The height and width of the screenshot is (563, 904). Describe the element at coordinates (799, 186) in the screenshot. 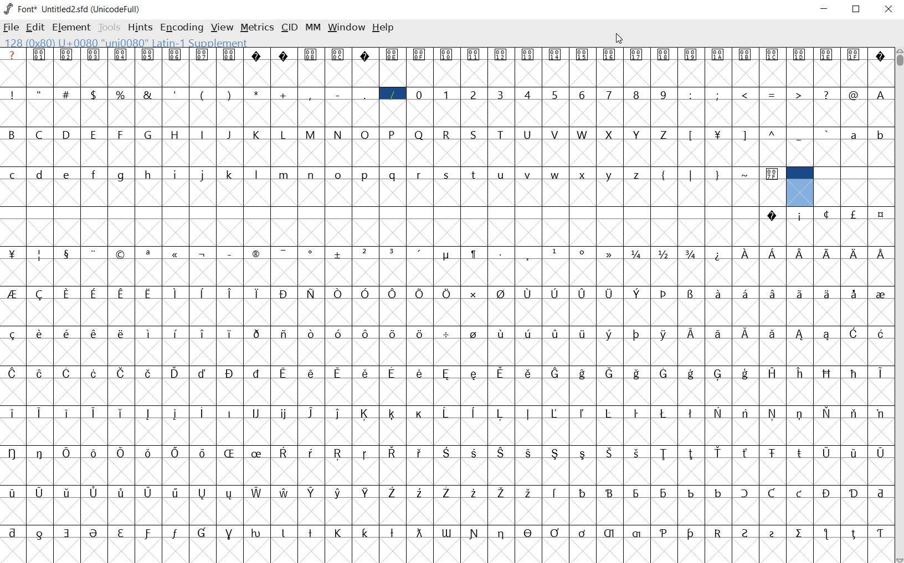

I see `selected cell` at that location.